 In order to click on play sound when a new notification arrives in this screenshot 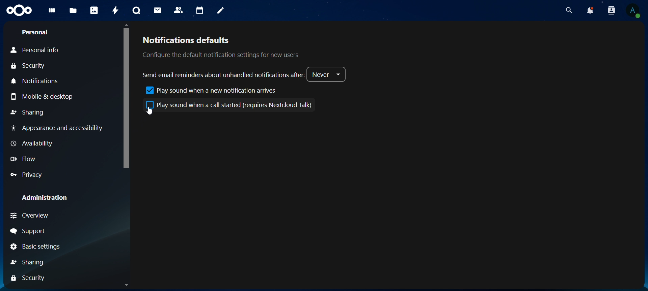, I will do `click(207, 90)`.